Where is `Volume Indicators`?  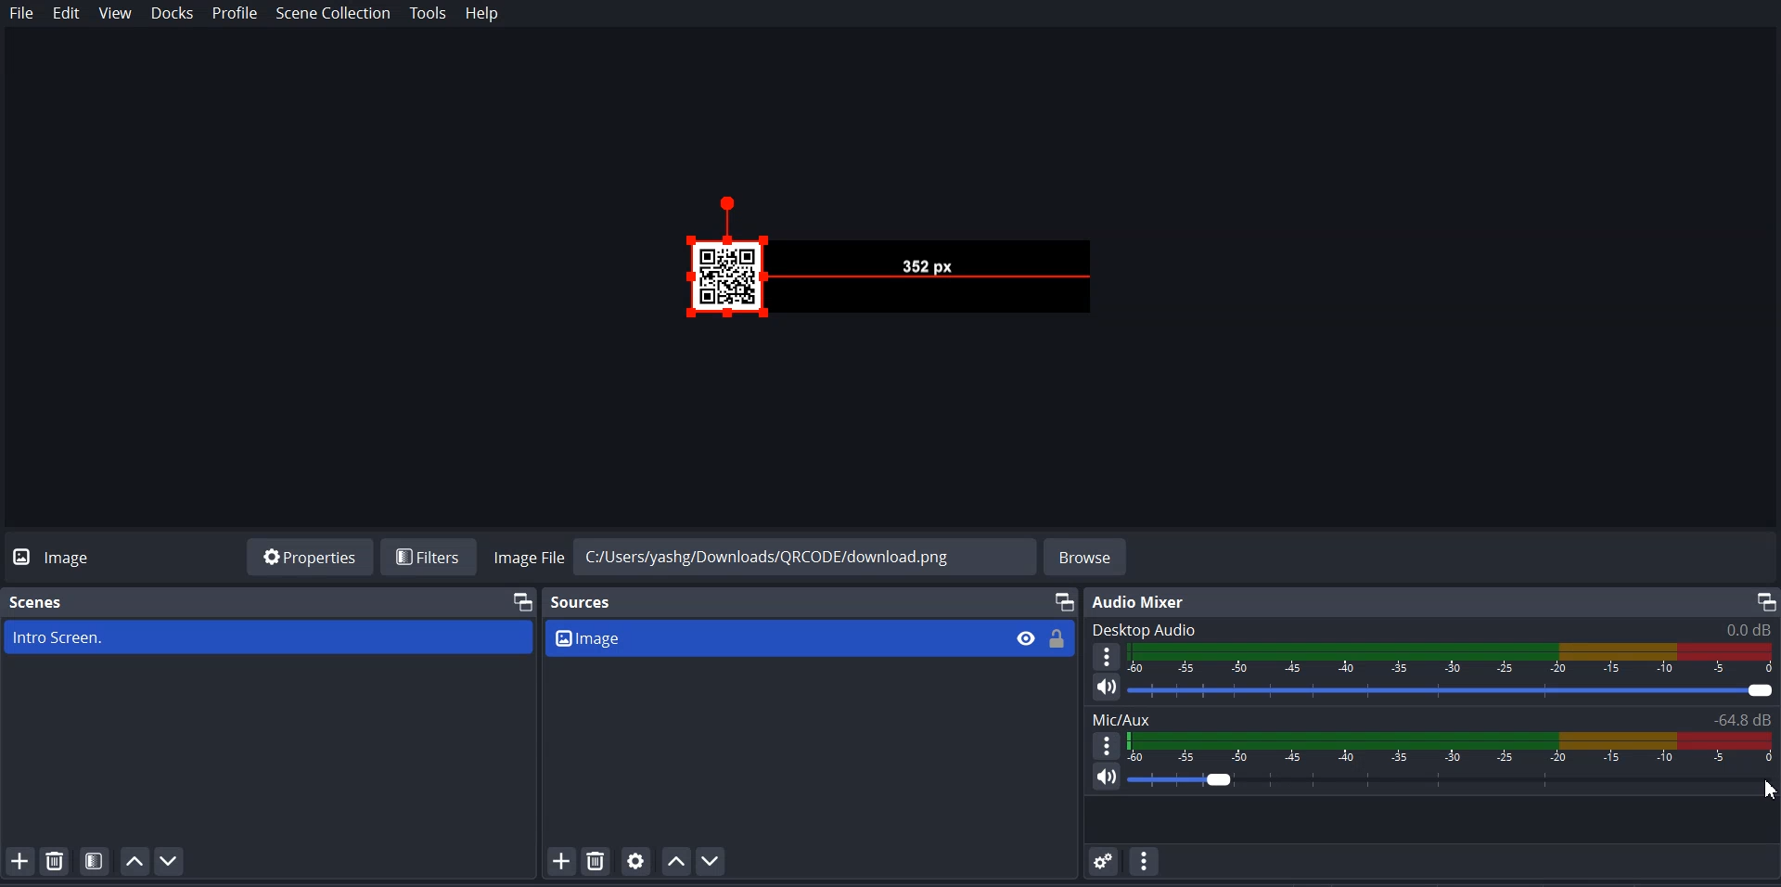
Volume Indicators is located at coordinates (1454, 659).